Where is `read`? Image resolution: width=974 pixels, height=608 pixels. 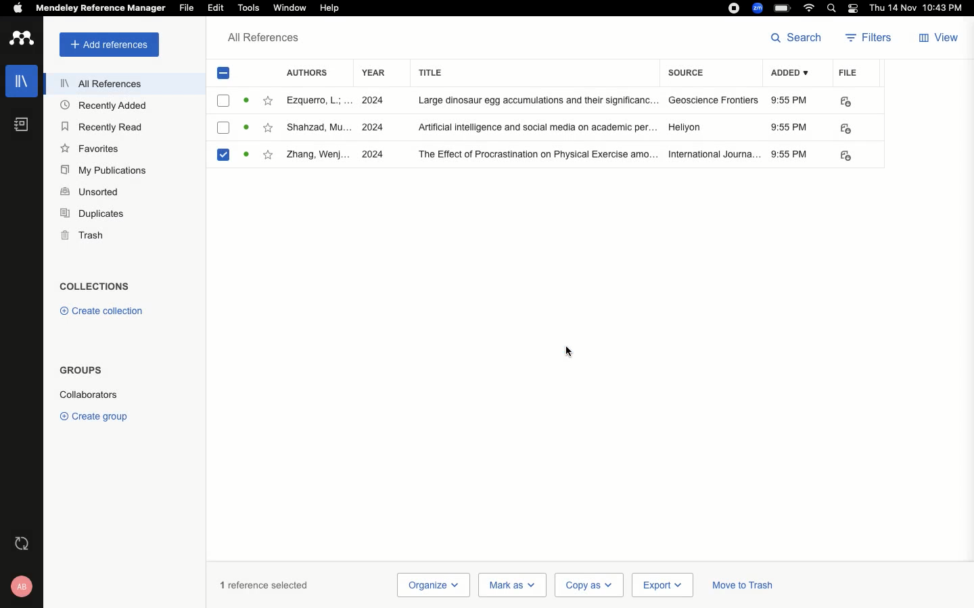 read is located at coordinates (250, 154).